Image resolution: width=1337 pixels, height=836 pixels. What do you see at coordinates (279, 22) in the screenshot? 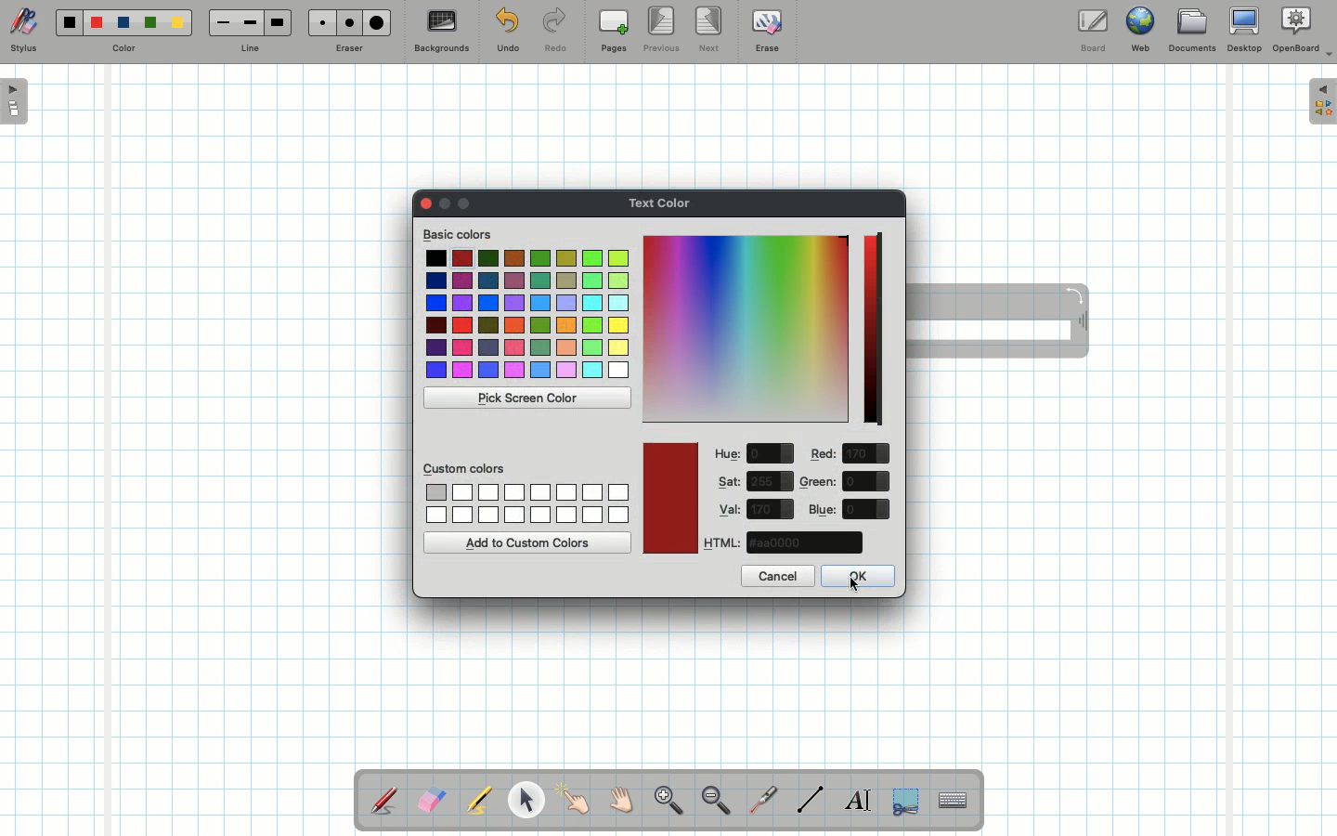
I see `Large line` at bounding box center [279, 22].